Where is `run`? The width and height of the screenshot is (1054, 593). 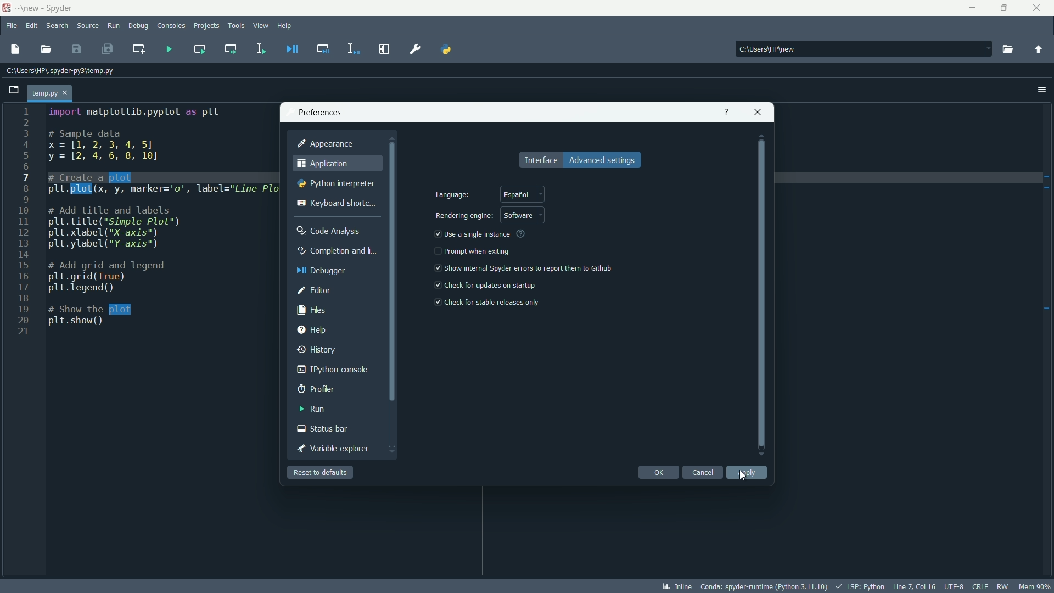 run is located at coordinates (311, 409).